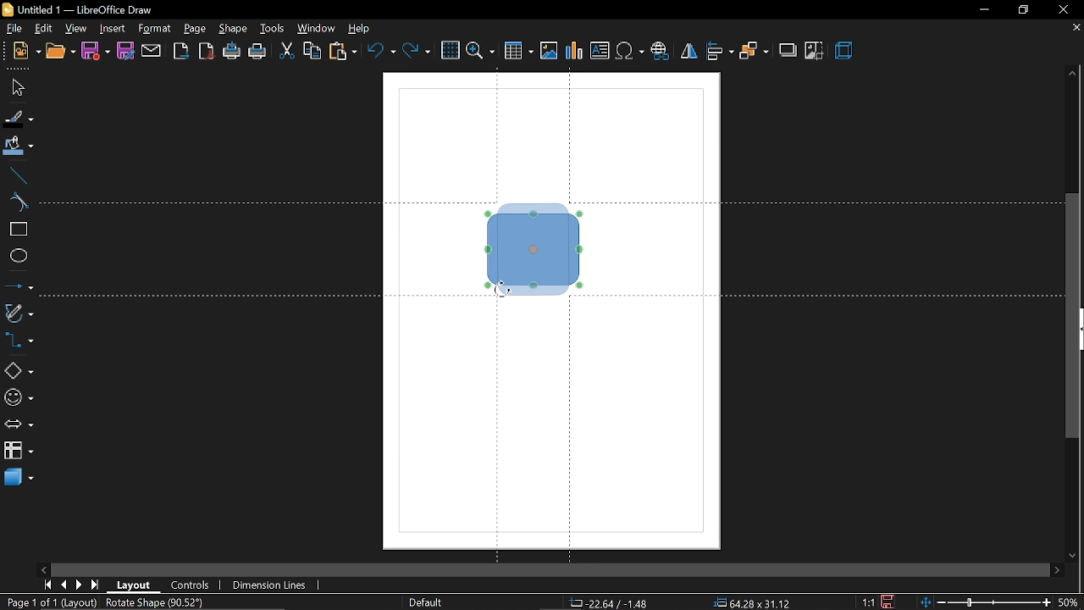  I want to click on 3d shapes, so click(19, 478).